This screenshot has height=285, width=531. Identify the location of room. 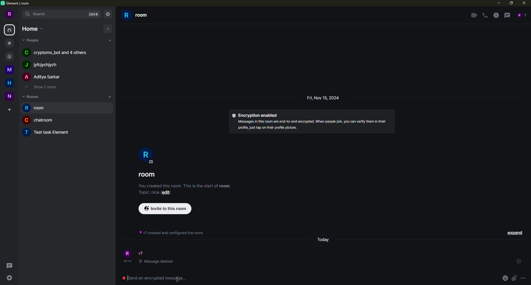
(48, 132).